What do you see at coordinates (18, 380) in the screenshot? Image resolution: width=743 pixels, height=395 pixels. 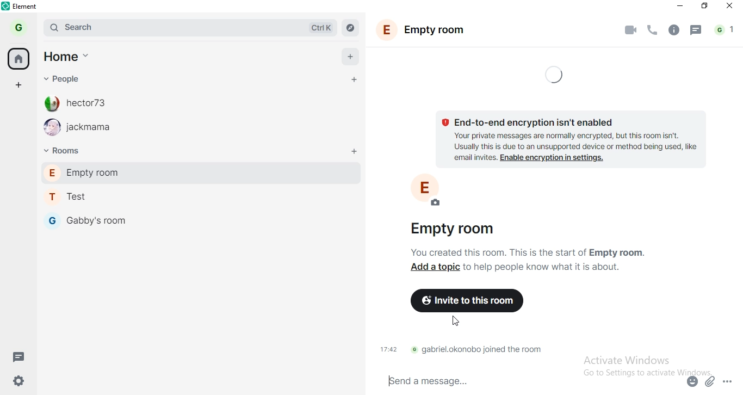 I see `settings` at bounding box center [18, 380].